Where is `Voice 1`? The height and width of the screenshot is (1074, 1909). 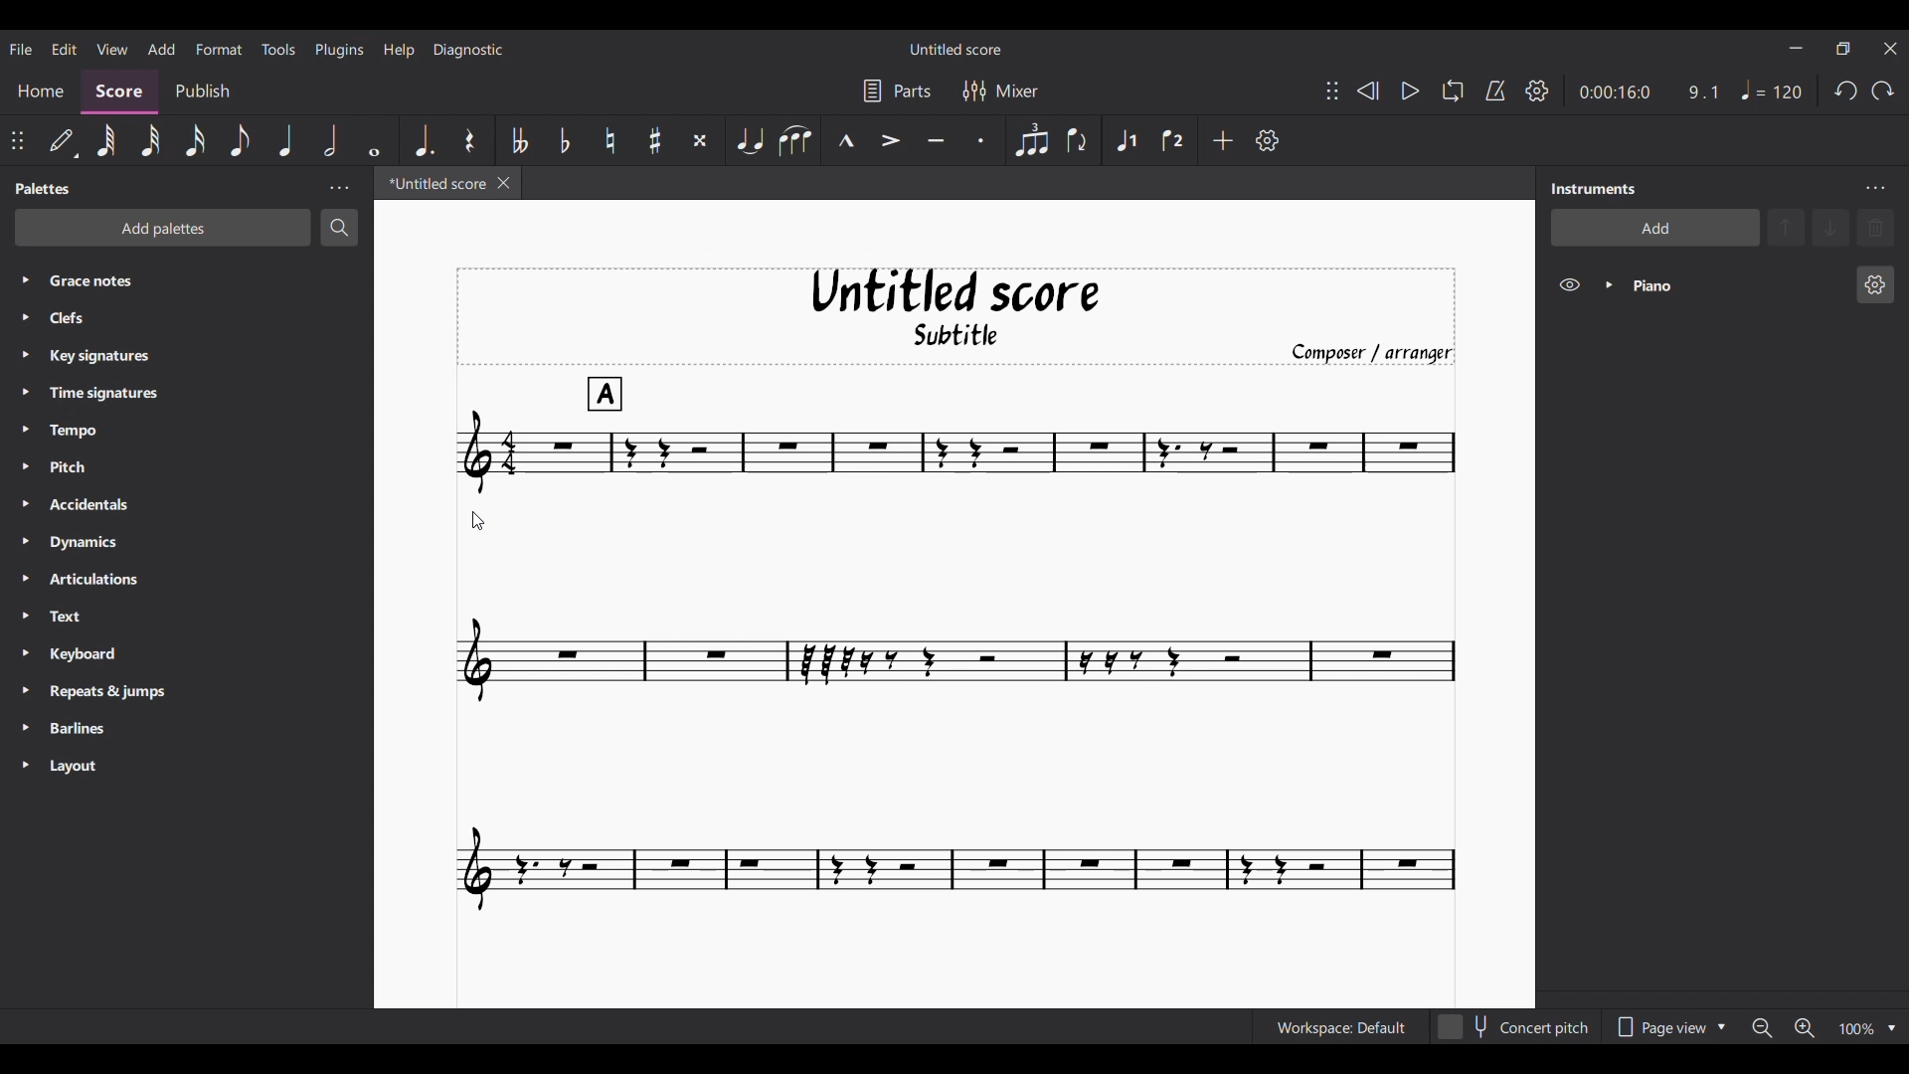 Voice 1 is located at coordinates (1126, 141).